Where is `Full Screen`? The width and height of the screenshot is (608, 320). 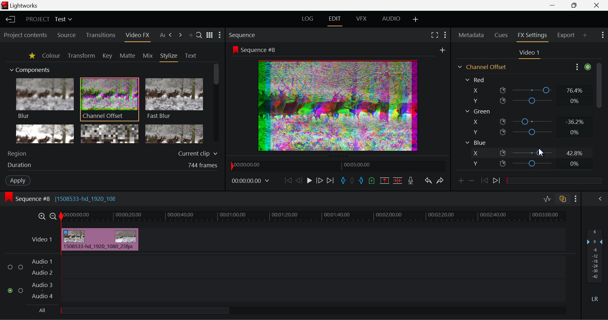
Full Screen is located at coordinates (435, 36).